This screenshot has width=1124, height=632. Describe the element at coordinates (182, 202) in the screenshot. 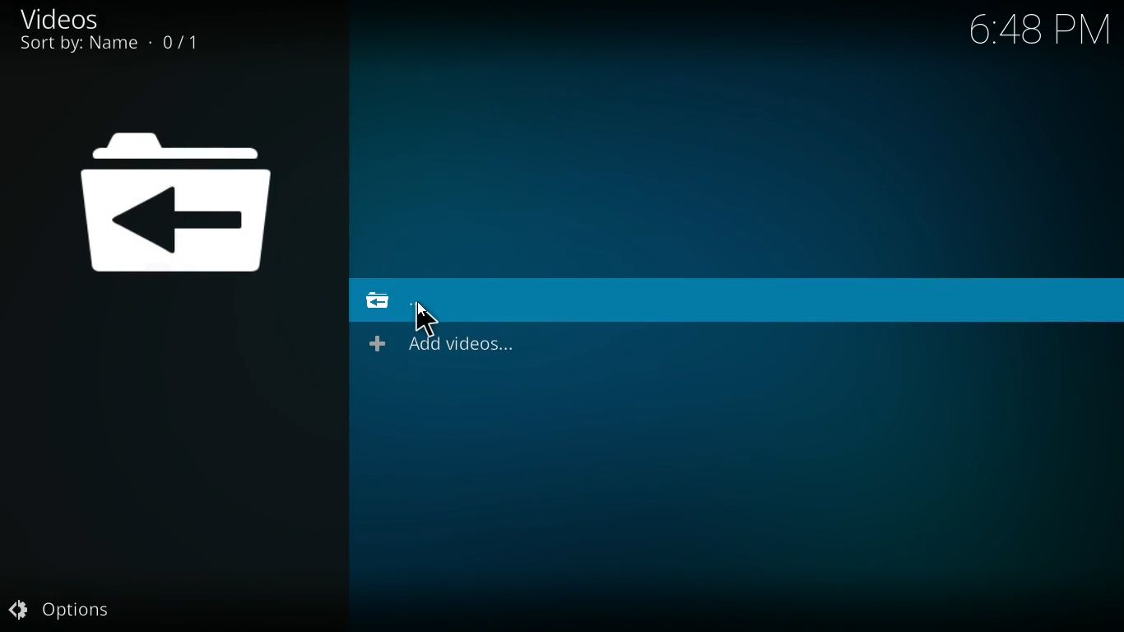

I see `symbol` at that location.